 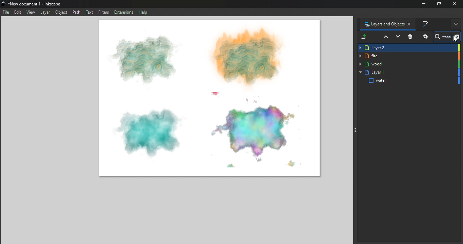 I want to click on wood Layer, so click(x=409, y=64).